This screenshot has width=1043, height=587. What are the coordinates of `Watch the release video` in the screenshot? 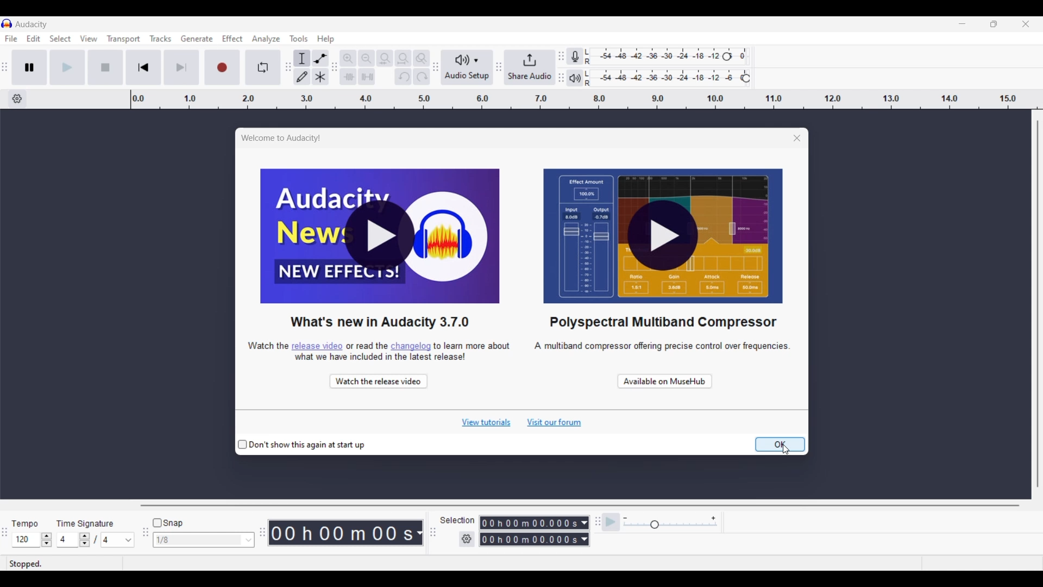 It's located at (378, 379).